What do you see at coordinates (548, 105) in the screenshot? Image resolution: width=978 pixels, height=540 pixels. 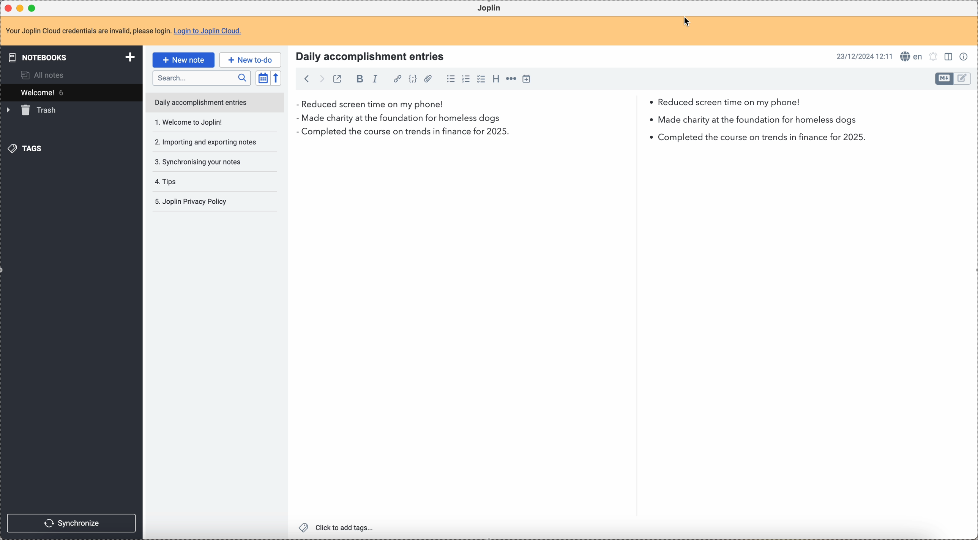 I see `reduced screen time on my phone` at bounding box center [548, 105].